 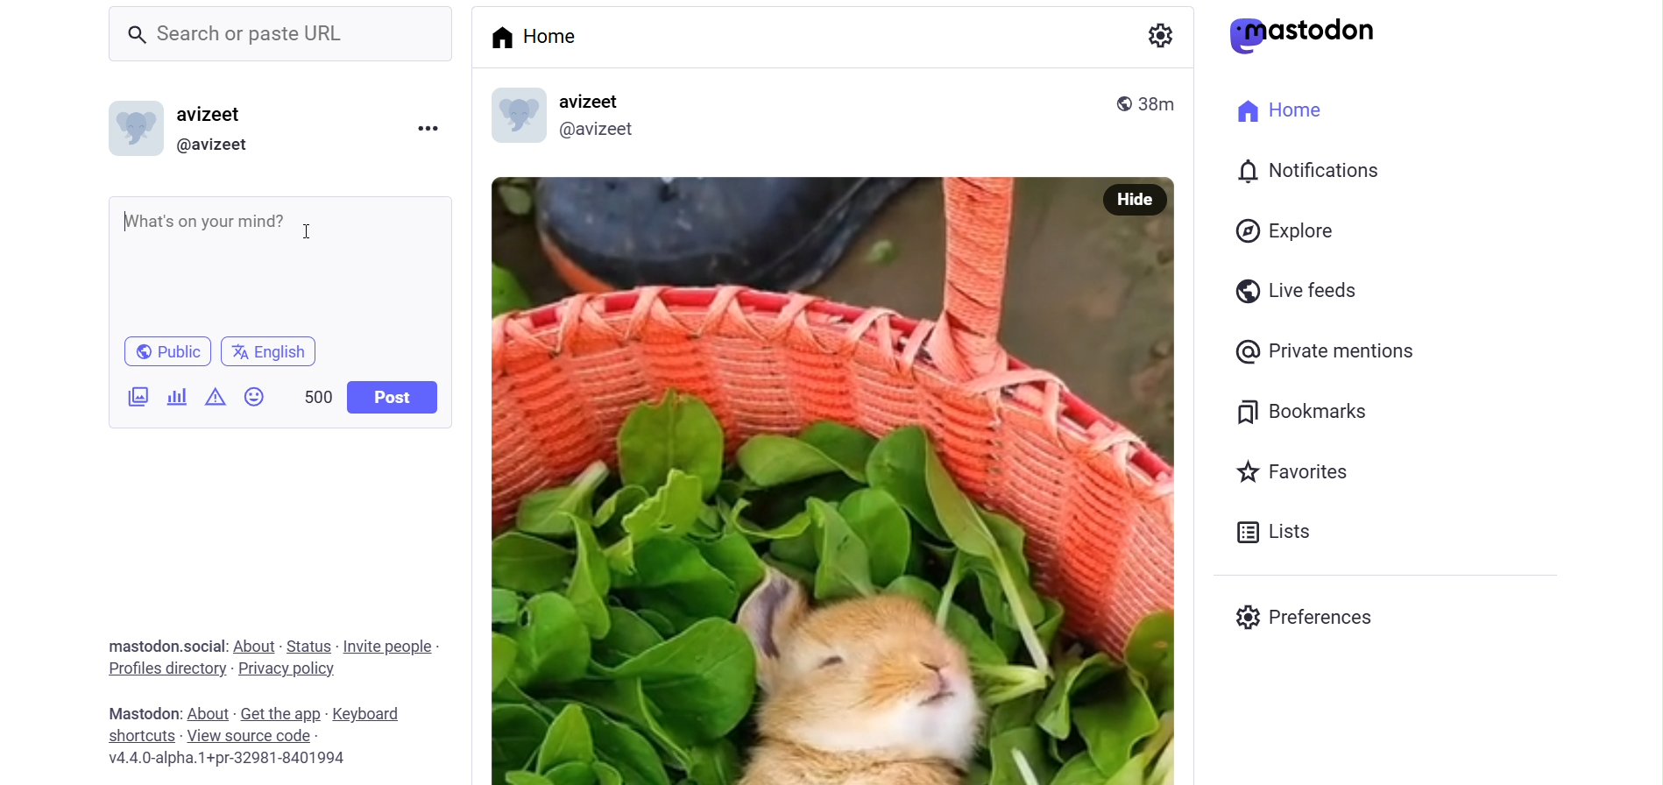 What do you see at coordinates (274, 350) in the screenshot?
I see `English` at bounding box center [274, 350].